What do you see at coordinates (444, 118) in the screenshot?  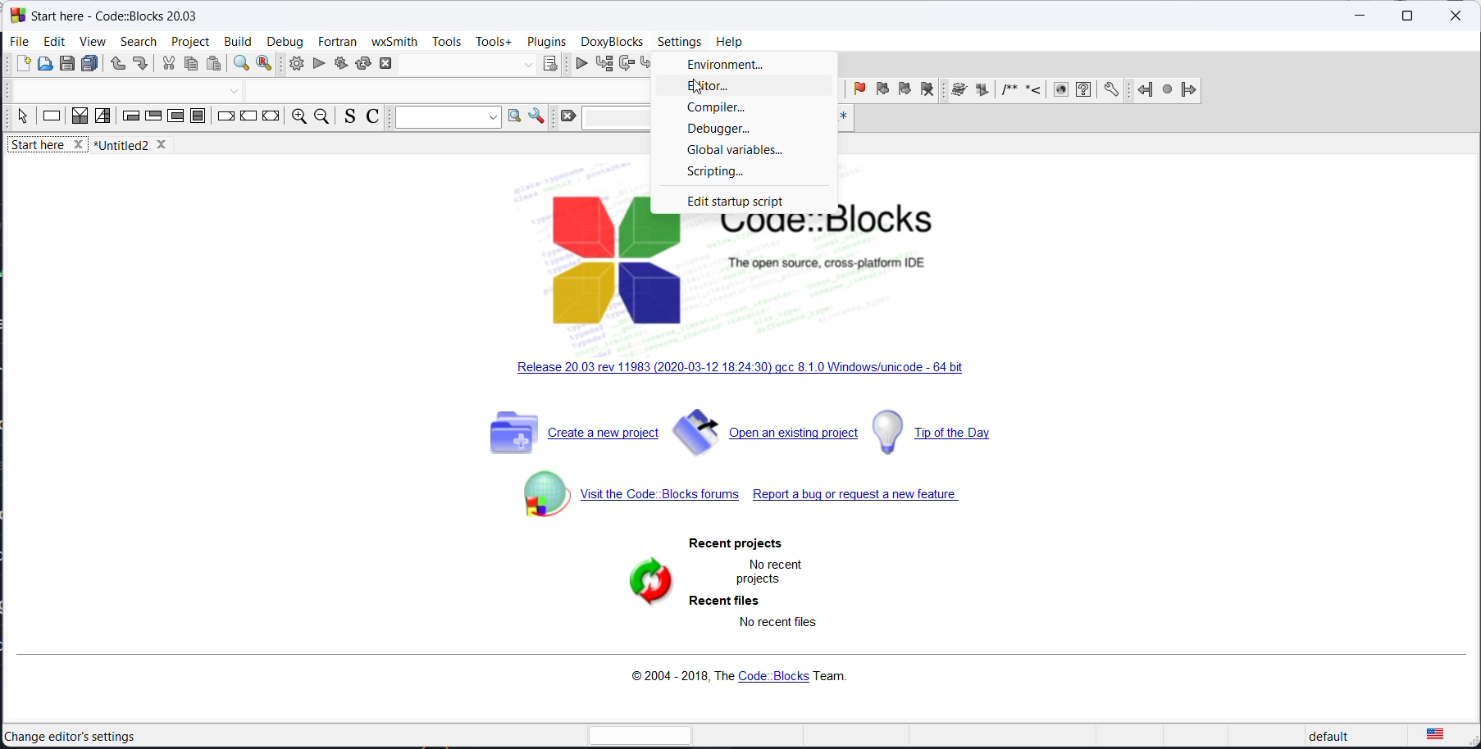 I see `dropdown` at bounding box center [444, 118].